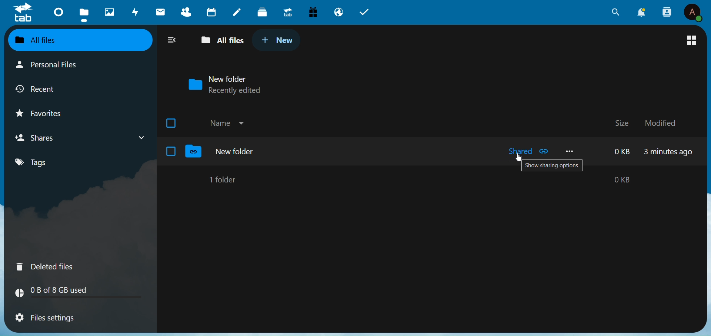 The height and width of the screenshot is (336, 711). I want to click on Contacts, so click(667, 11).